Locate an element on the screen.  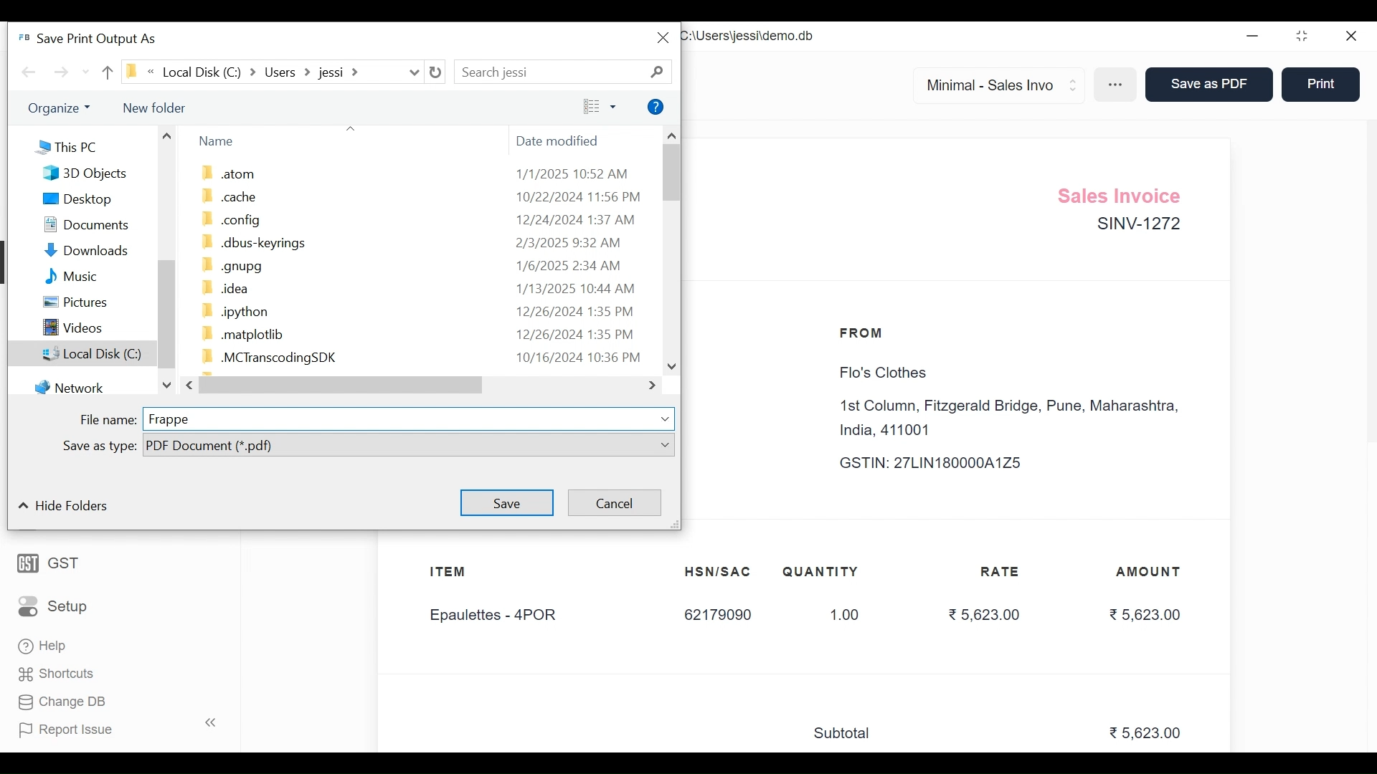
Pictures is located at coordinates (71, 301).